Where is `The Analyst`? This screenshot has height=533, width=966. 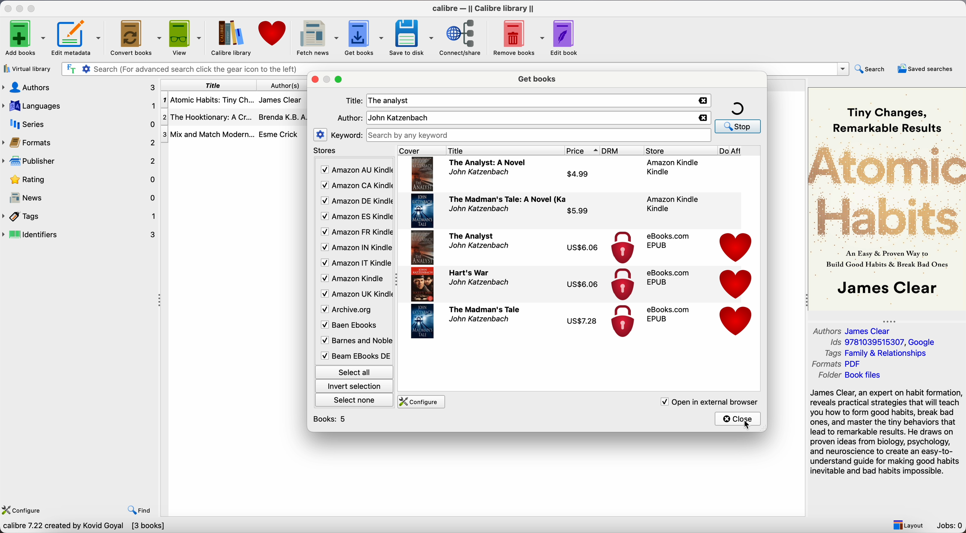 The Analyst is located at coordinates (471, 236).